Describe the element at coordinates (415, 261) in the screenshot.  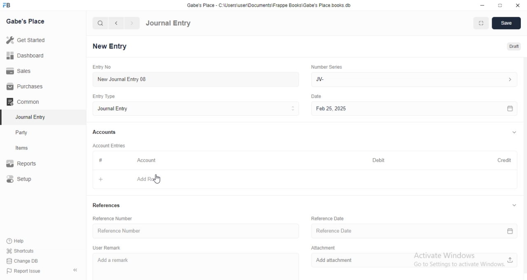
I see `Add attachment` at that location.